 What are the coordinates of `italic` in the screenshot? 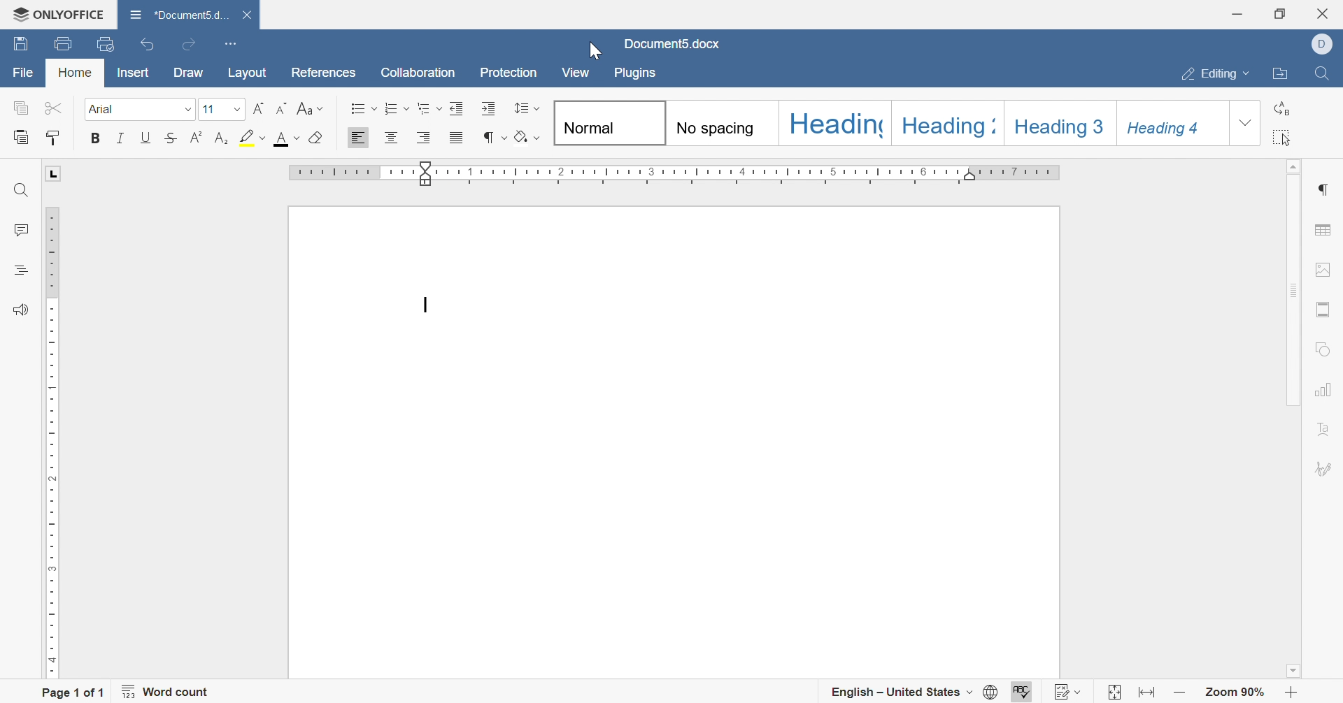 It's located at (120, 138).